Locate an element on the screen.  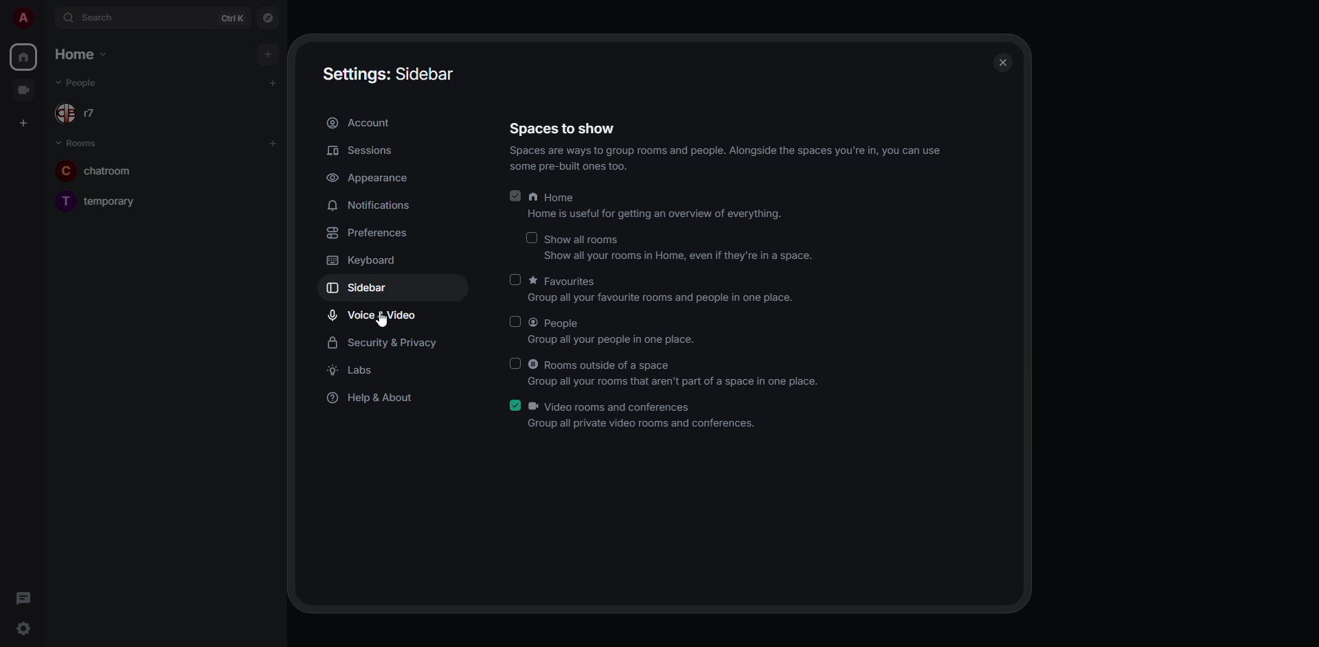
rooms outside of a space is located at coordinates (681, 366).